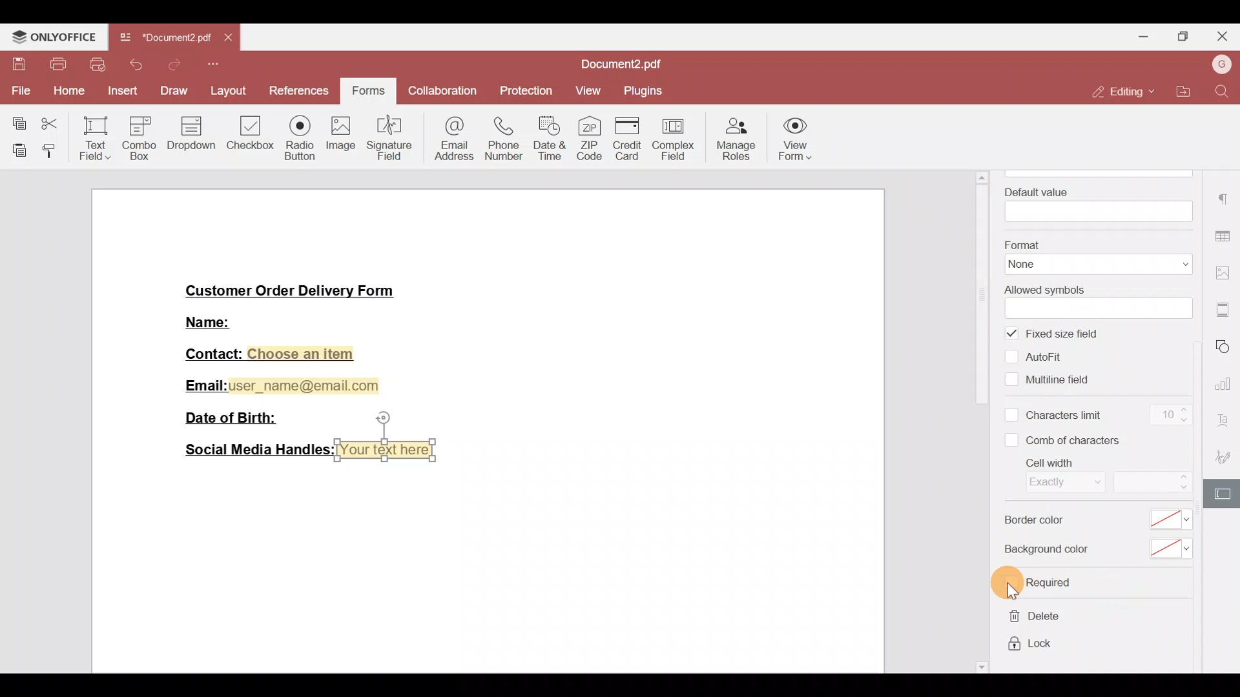 This screenshot has height=697, width=1240. Describe the element at coordinates (237, 417) in the screenshot. I see `Date of Birth:` at that location.